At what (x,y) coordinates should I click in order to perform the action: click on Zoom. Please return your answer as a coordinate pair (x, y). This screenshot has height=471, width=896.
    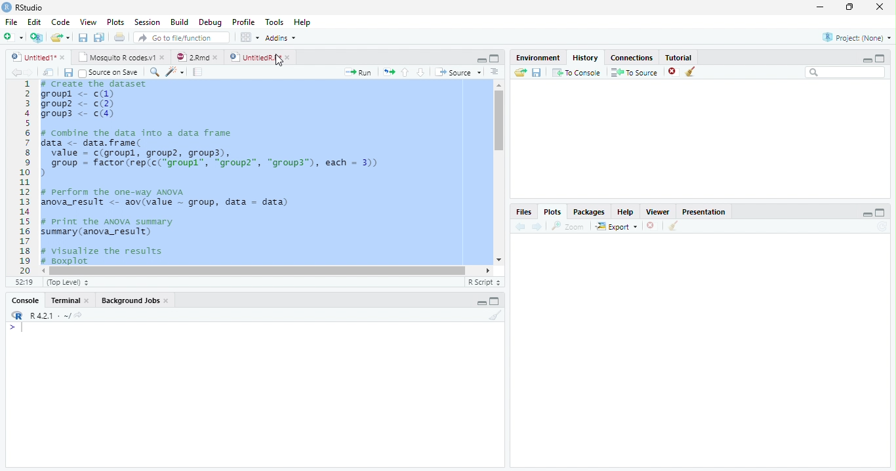
    Looking at the image, I should click on (569, 226).